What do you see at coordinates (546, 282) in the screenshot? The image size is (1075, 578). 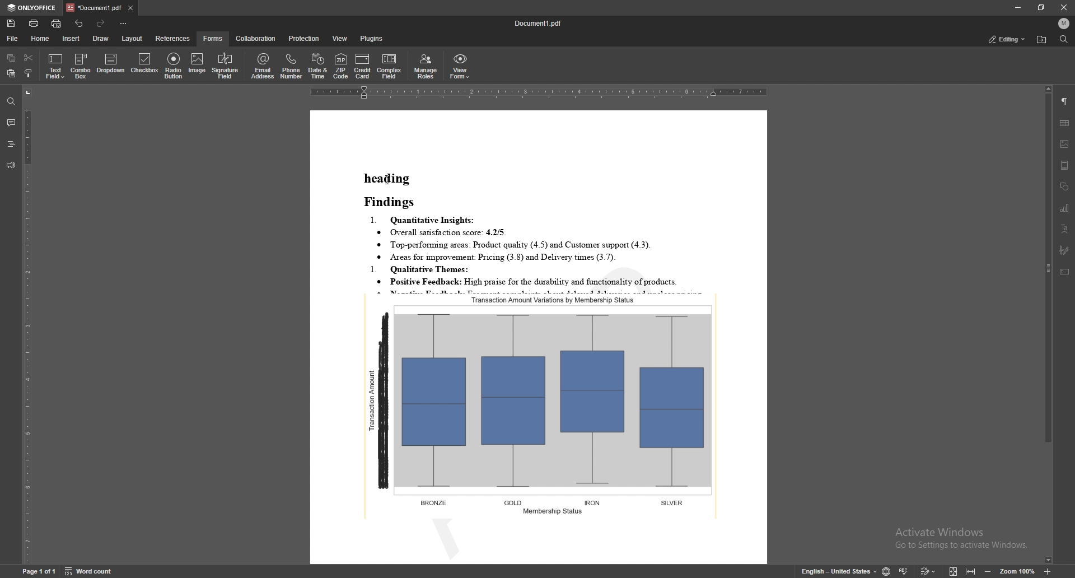 I see `* Positive Feedback: High praise for the durability and functionality of products.` at bounding box center [546, 282].